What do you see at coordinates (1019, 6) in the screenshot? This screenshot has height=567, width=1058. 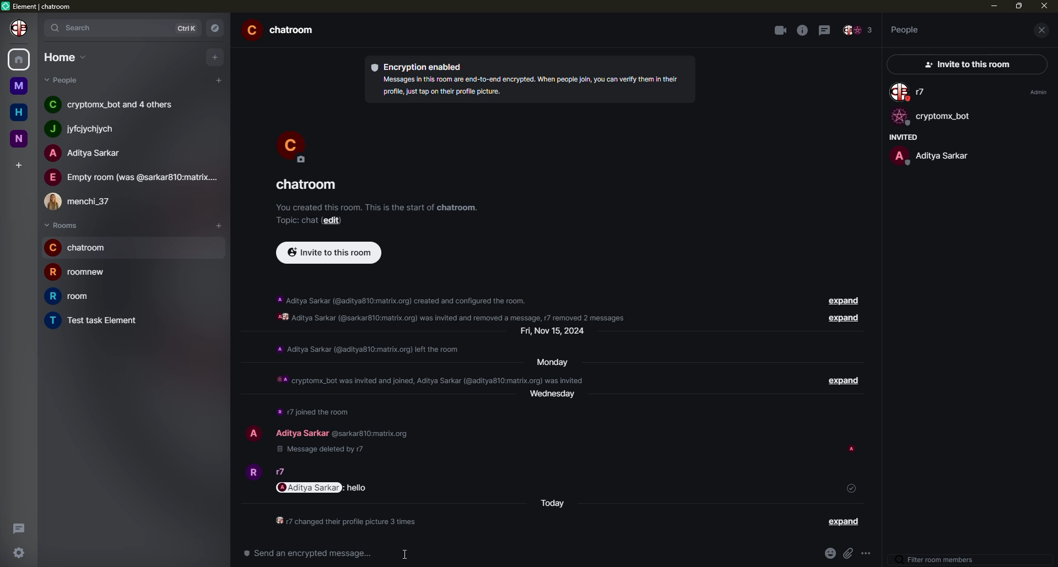 I see `max` at bounding box center [1019, 6].